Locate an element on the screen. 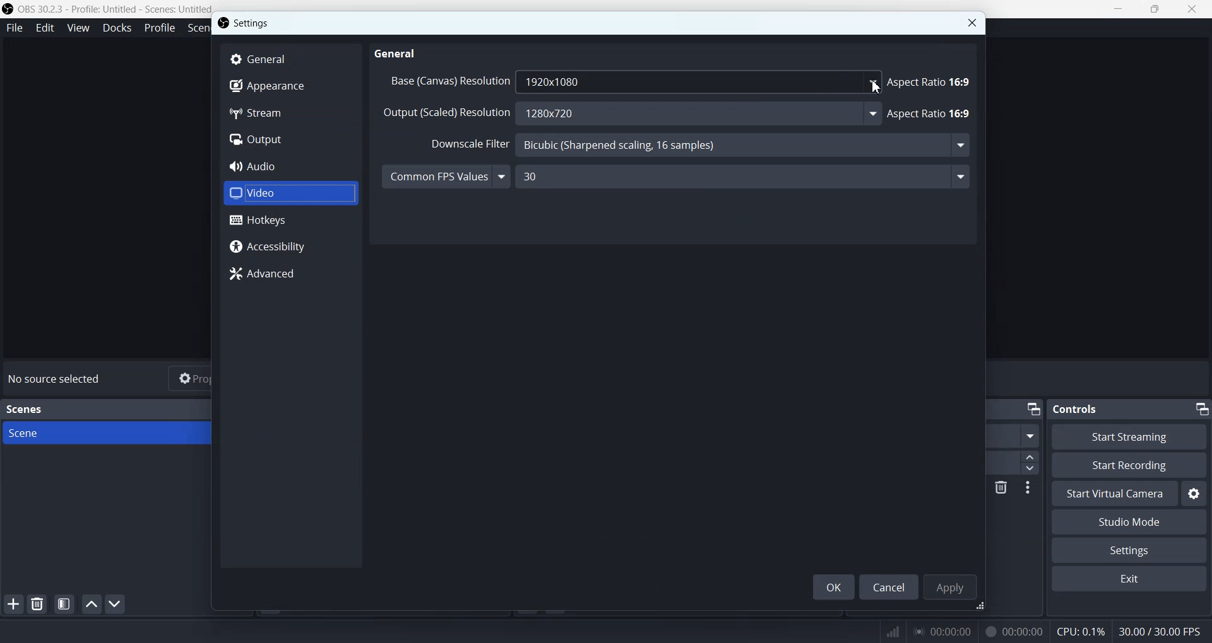 The height and width of the screenshot is (643, 1212). Settings is located at coordinates (1129, 550).